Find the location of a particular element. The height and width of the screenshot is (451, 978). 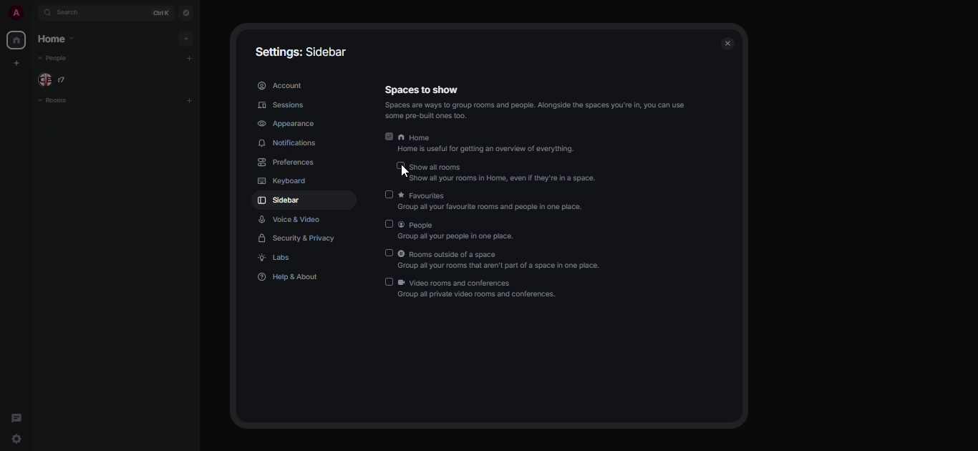

create space is located at coordinates (16, 63).